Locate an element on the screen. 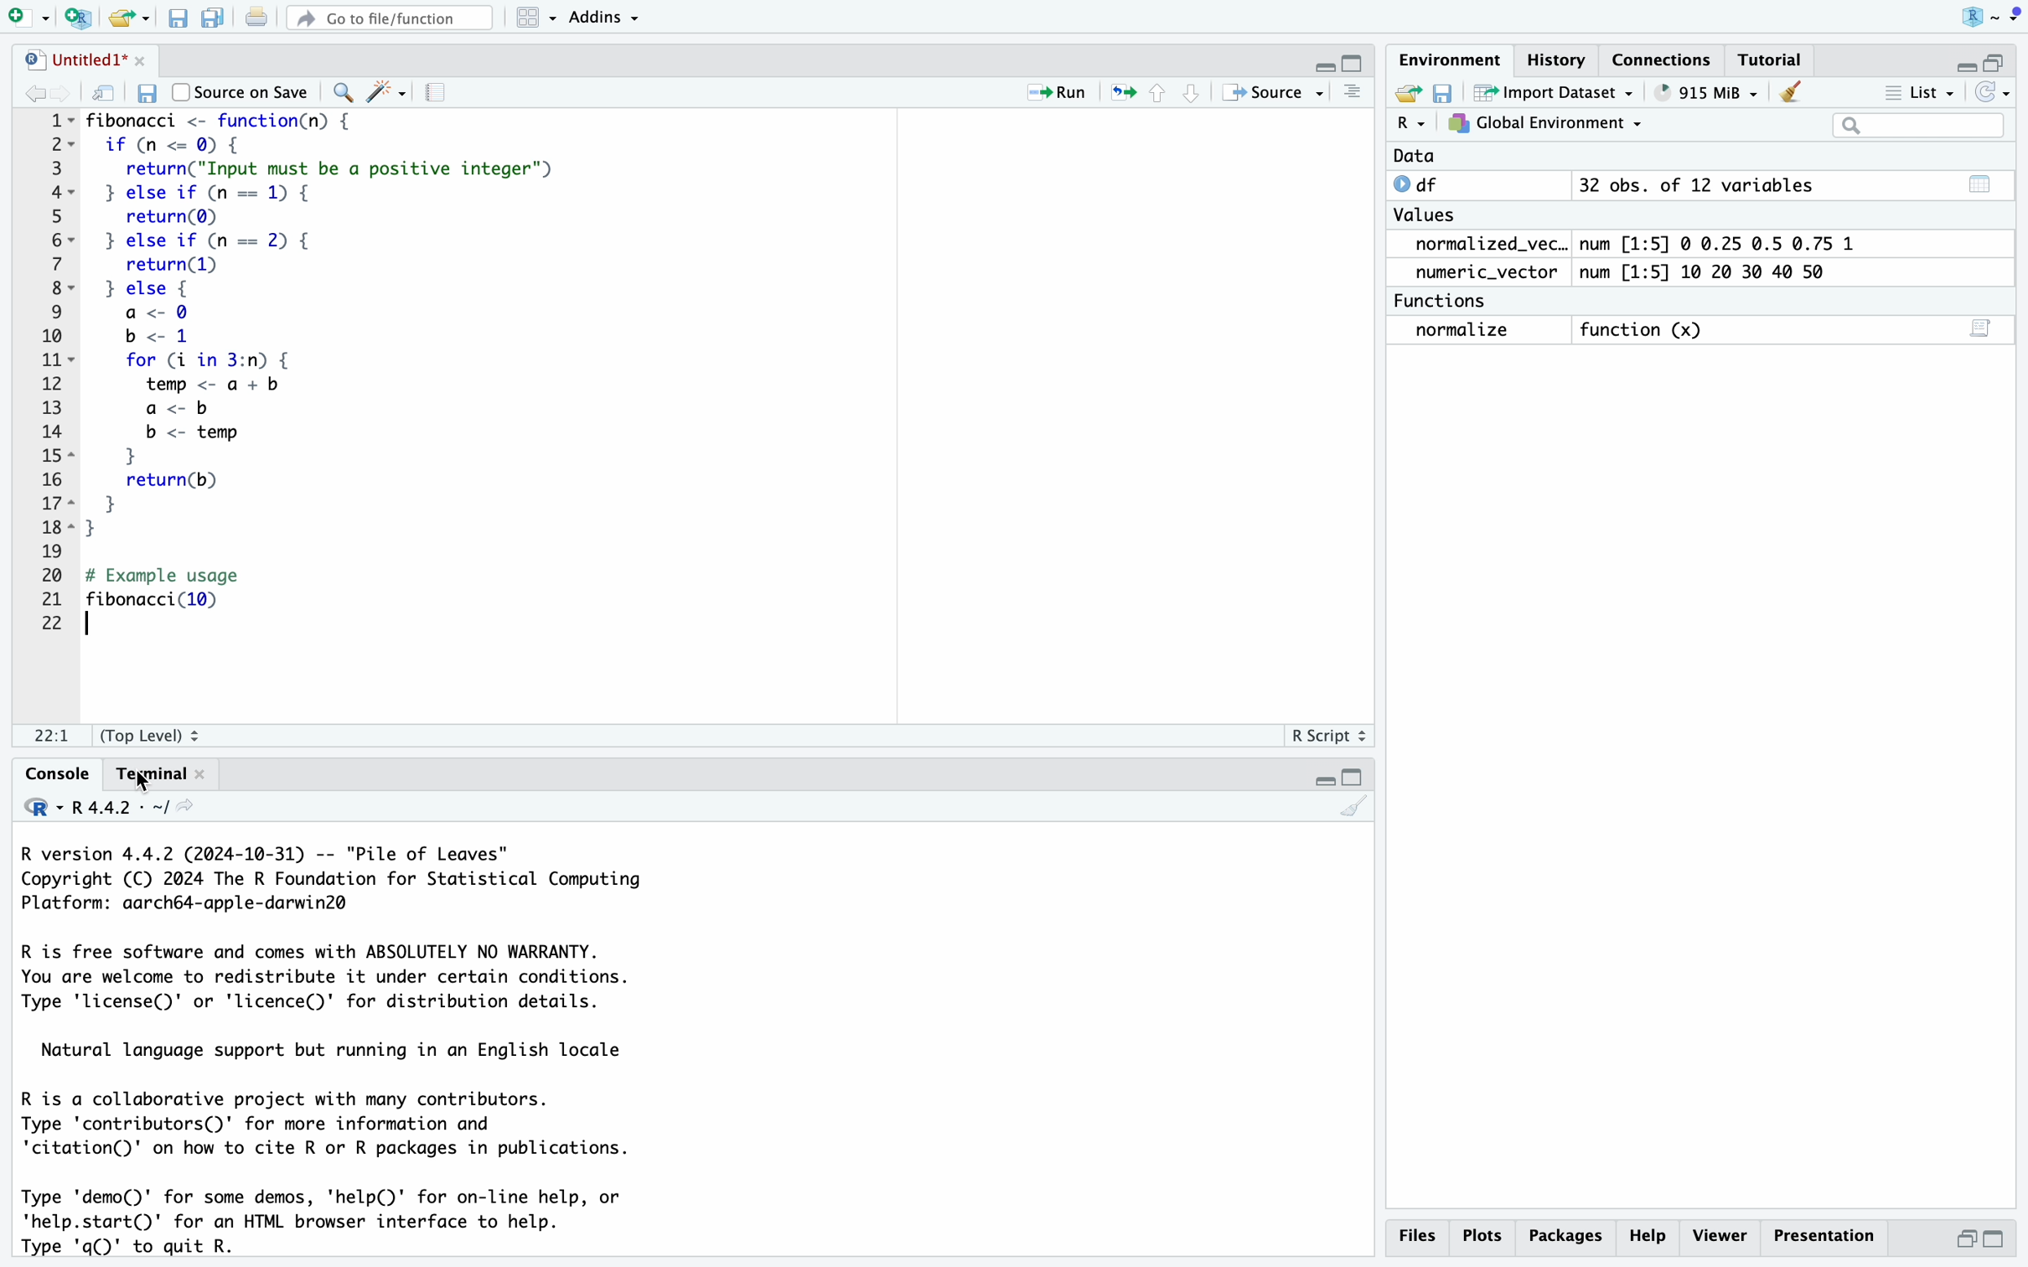 The width and height of the screenshot is (2028, 1267). 32 obs. of 12 variables is located at coordinates (1699, 184).